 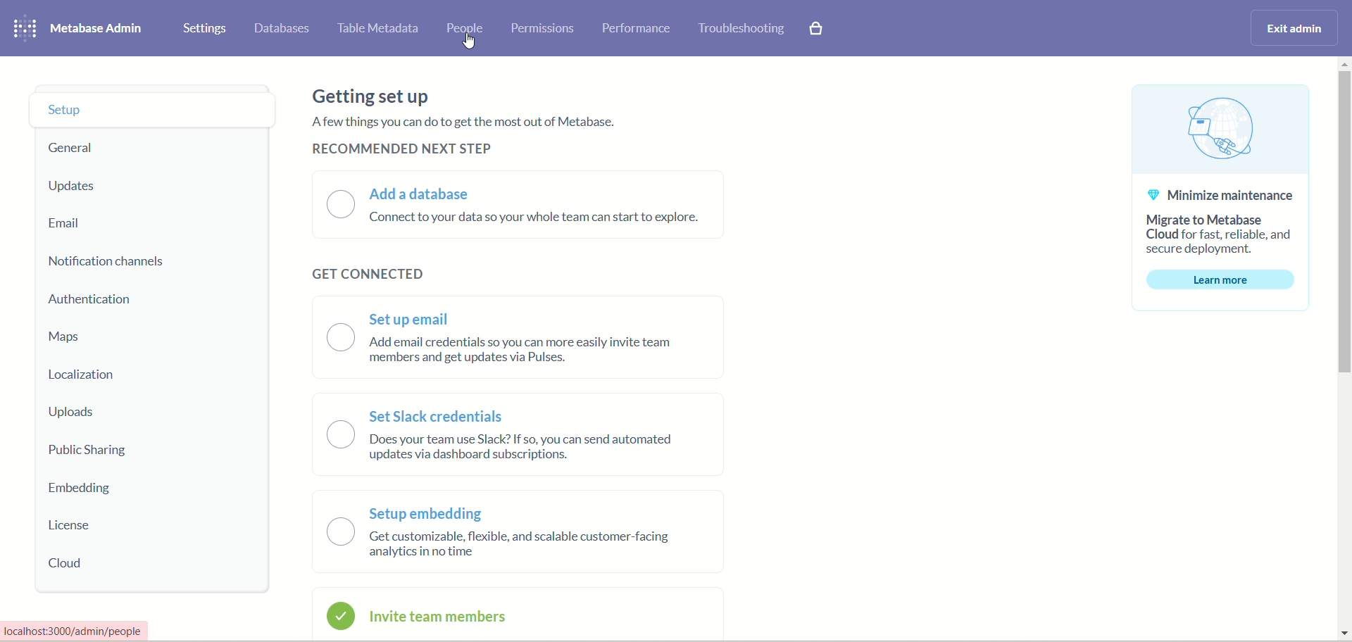 What do you see at coordinates (743, 27) in the screenshot?
I see `troubleshooting` at bounding box center [743, 27].